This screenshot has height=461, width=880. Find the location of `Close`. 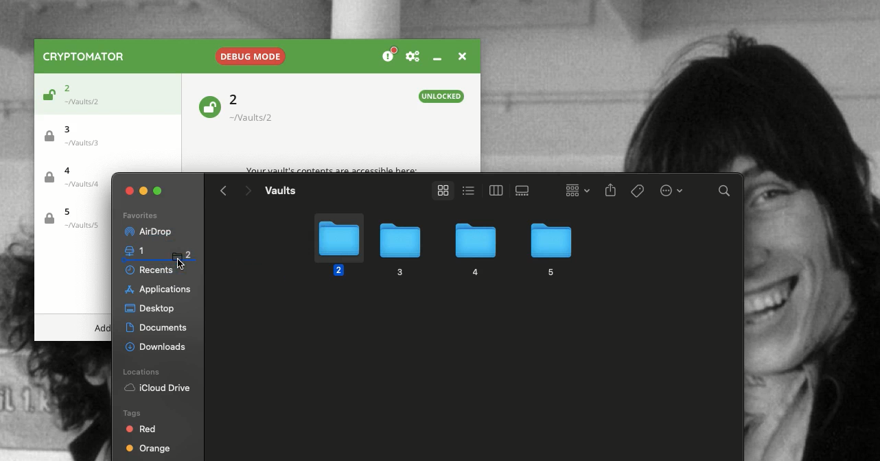

Close is located at coordinates (130, 191).